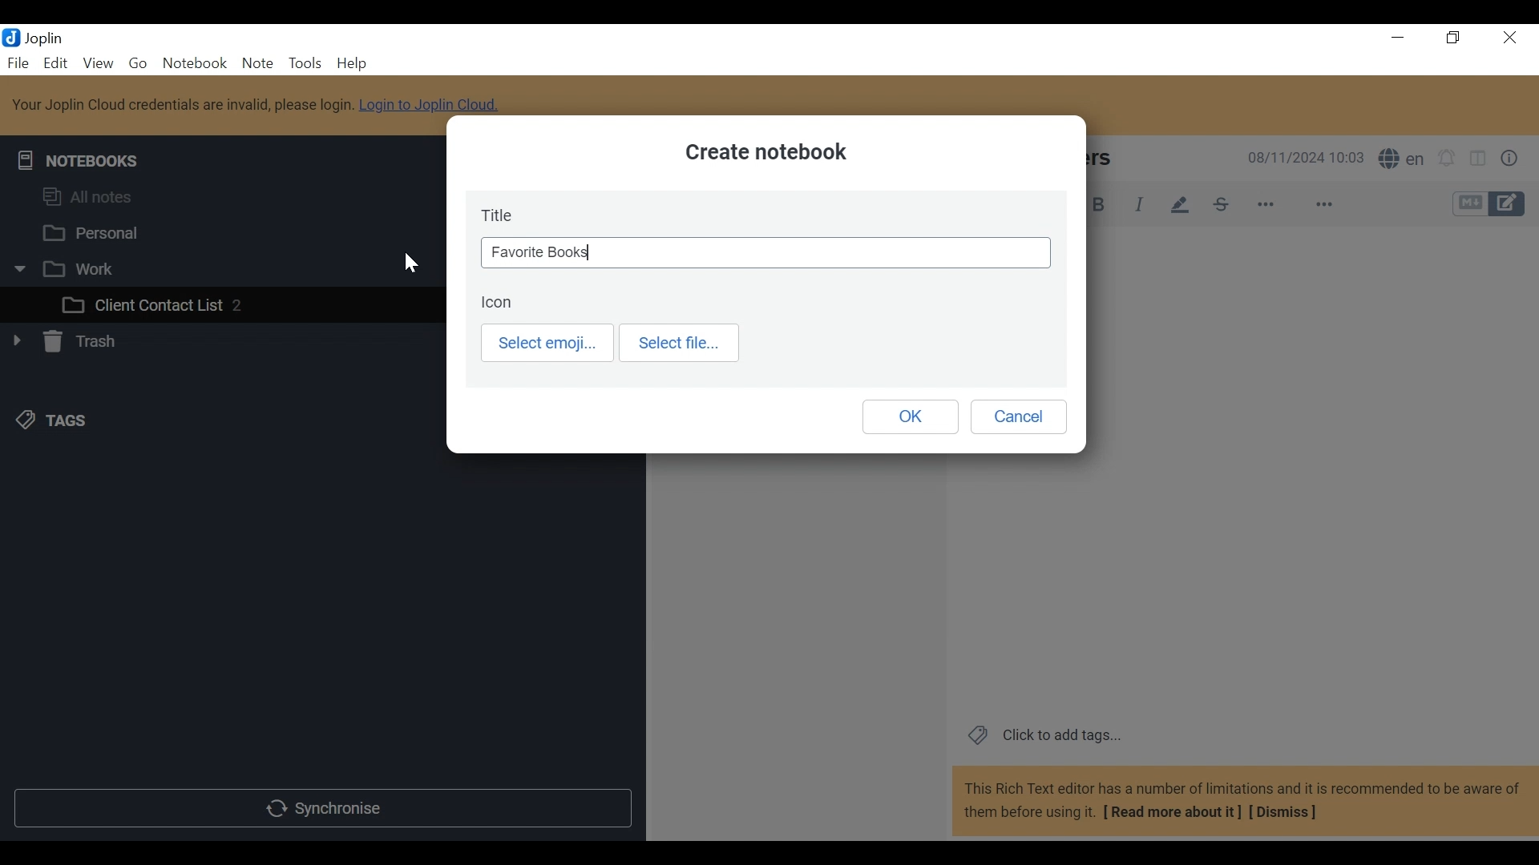 The height and width of the screenshot is (865, 1539). Describe the element at coordinates (912, 417) in the screenshot. I see `OK` at that location.